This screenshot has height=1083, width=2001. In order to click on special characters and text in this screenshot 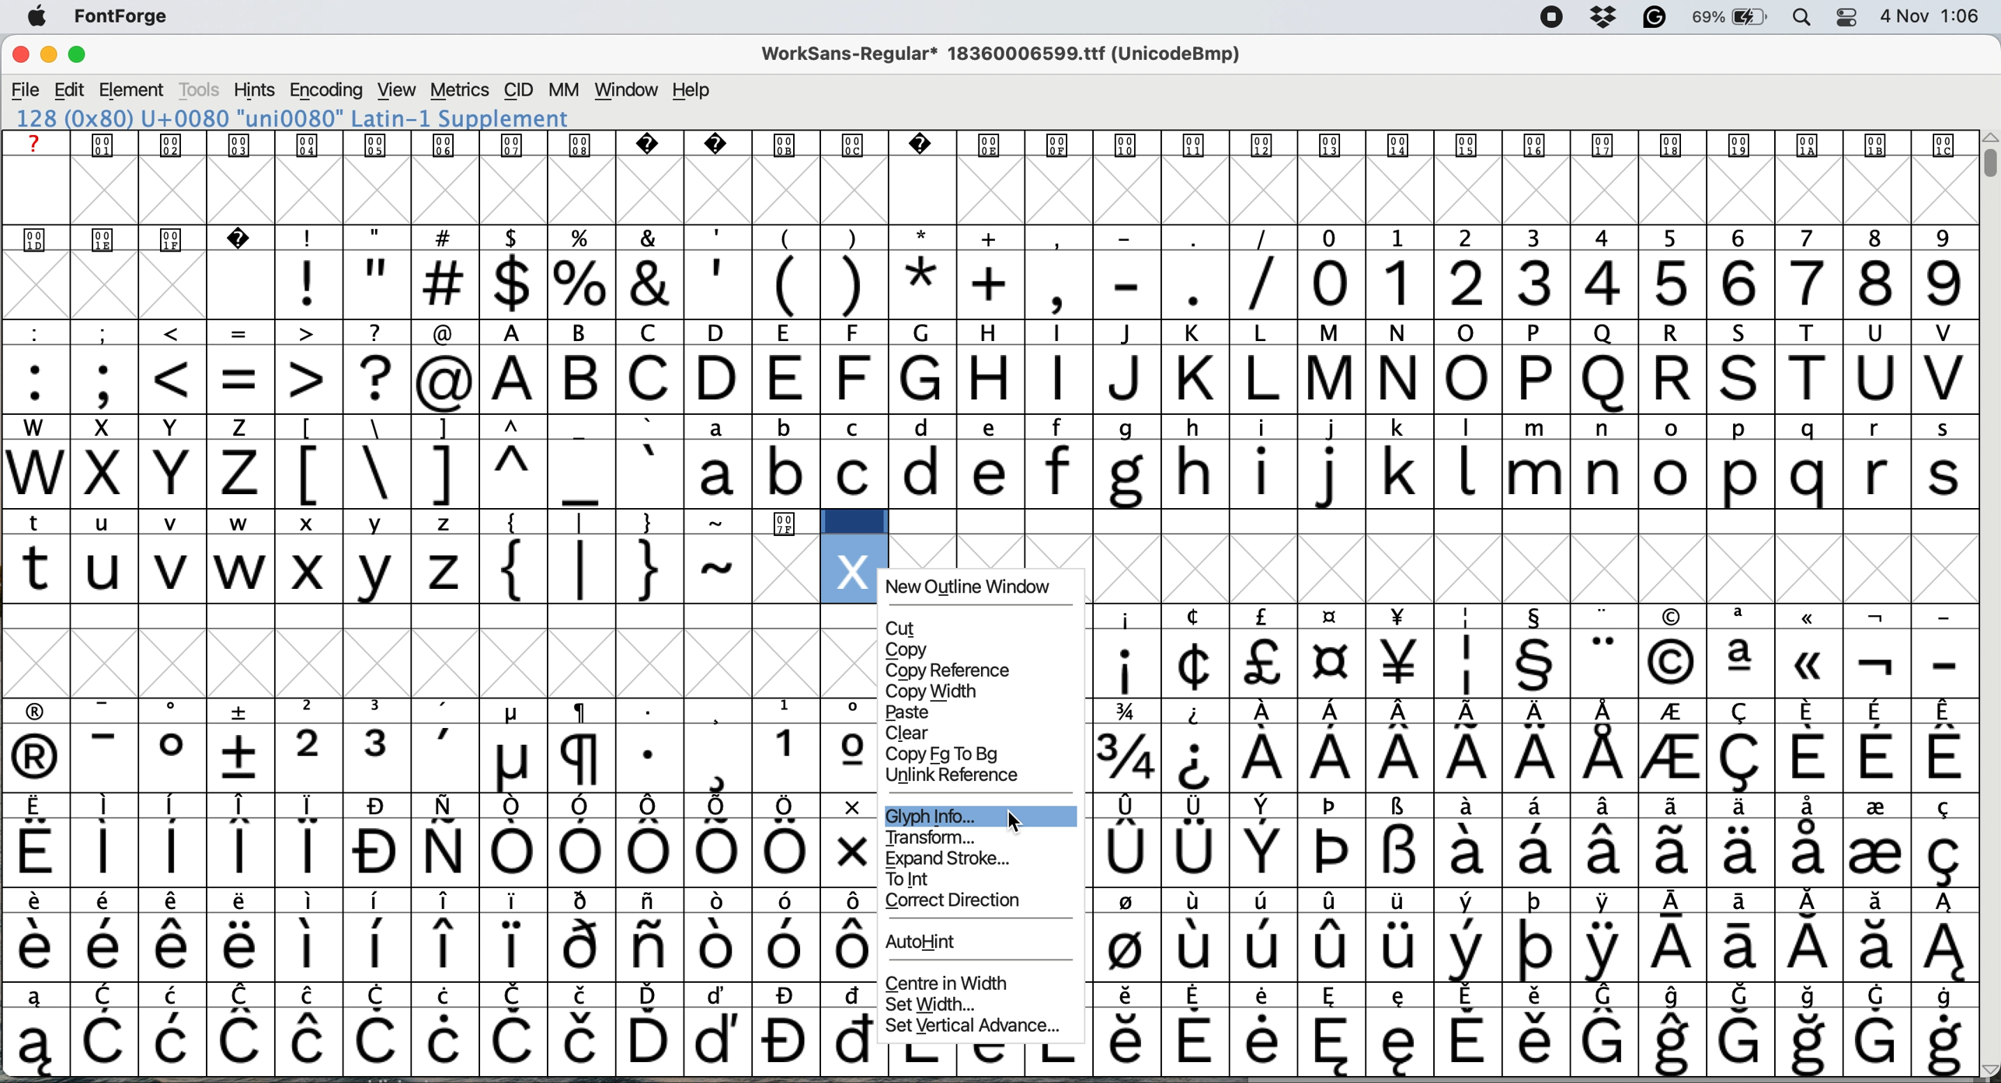, I will do `click(984, 332)`.